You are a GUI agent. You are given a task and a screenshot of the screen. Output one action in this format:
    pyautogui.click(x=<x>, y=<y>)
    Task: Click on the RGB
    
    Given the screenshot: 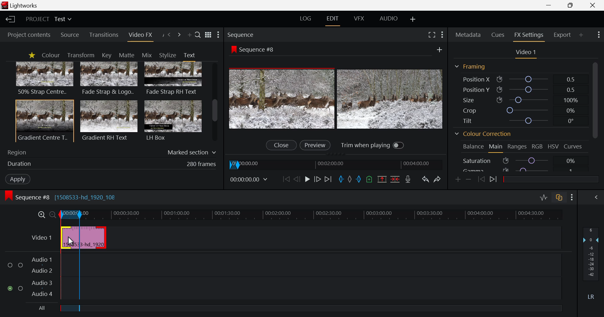 What is the action you would take?
    pyautogui.click(x=537, y=147)
    